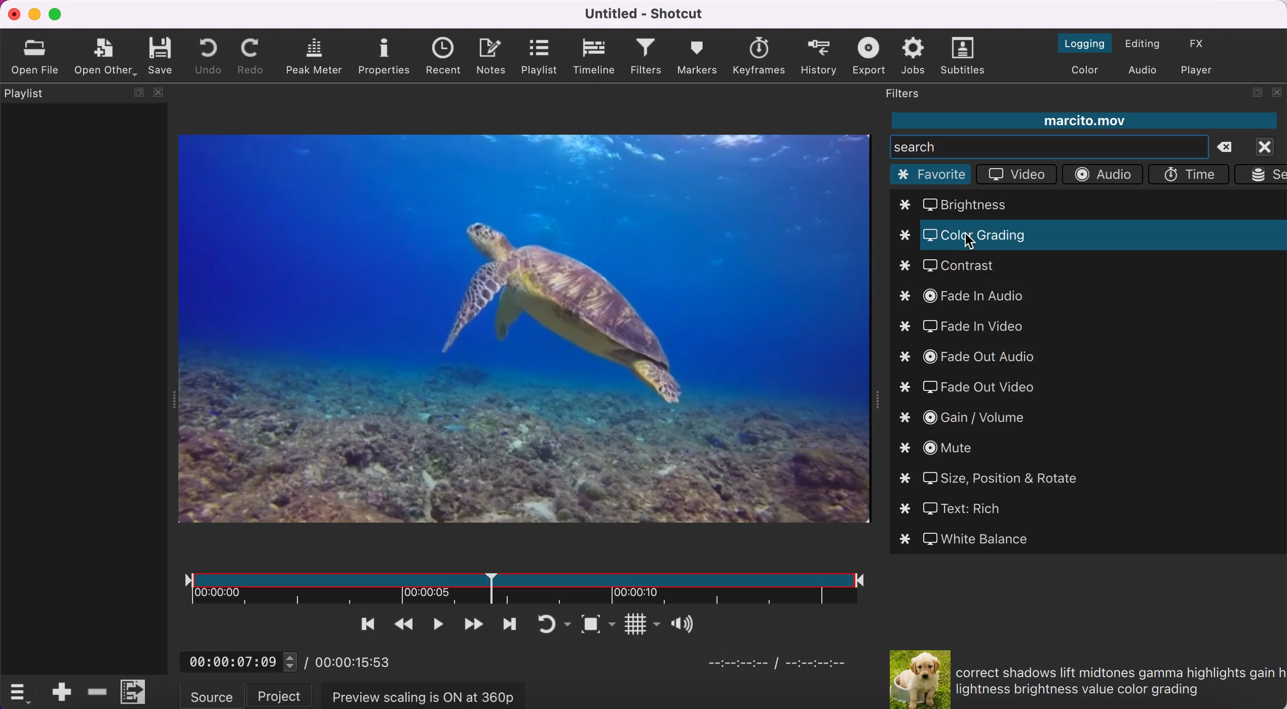 The width and height of the screenshot is (1287, 709). I want to click on switch to the effect layout, so click(1207, 44).